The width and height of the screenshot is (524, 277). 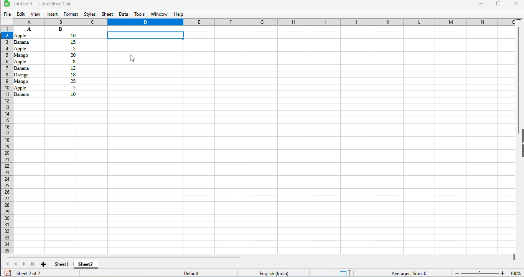 What do you see at coordinates (519, 81) in the screenshot?
I see `vertical scroll bar` at bounding box center [519, 81].